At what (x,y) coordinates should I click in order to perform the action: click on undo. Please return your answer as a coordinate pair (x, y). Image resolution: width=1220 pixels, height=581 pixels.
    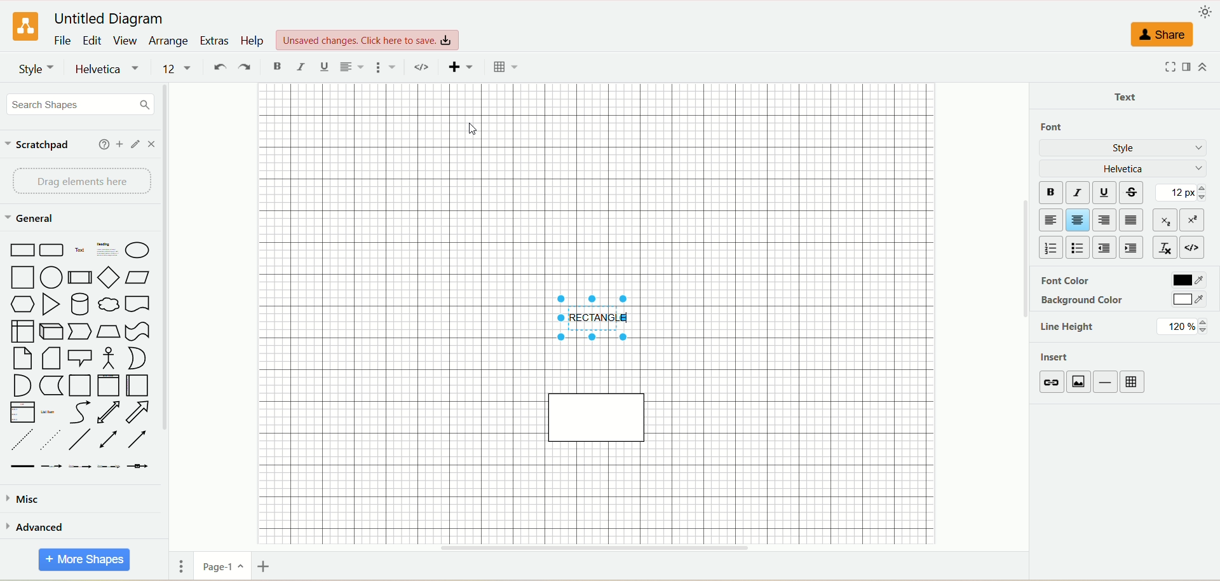
    Looking at the image, I should click on (220, 69).